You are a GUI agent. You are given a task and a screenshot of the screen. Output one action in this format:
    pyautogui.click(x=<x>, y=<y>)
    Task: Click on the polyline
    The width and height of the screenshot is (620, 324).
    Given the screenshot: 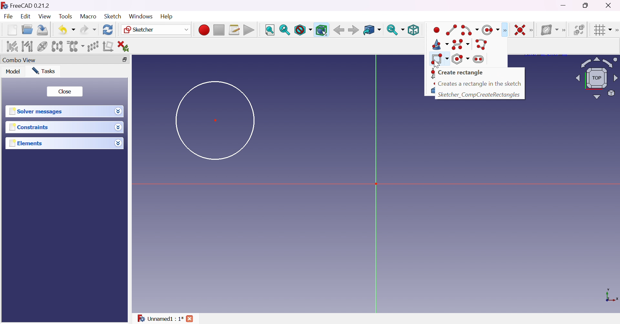 What is the action you would take?
    pyautogui.click(x=483, y=45)
    